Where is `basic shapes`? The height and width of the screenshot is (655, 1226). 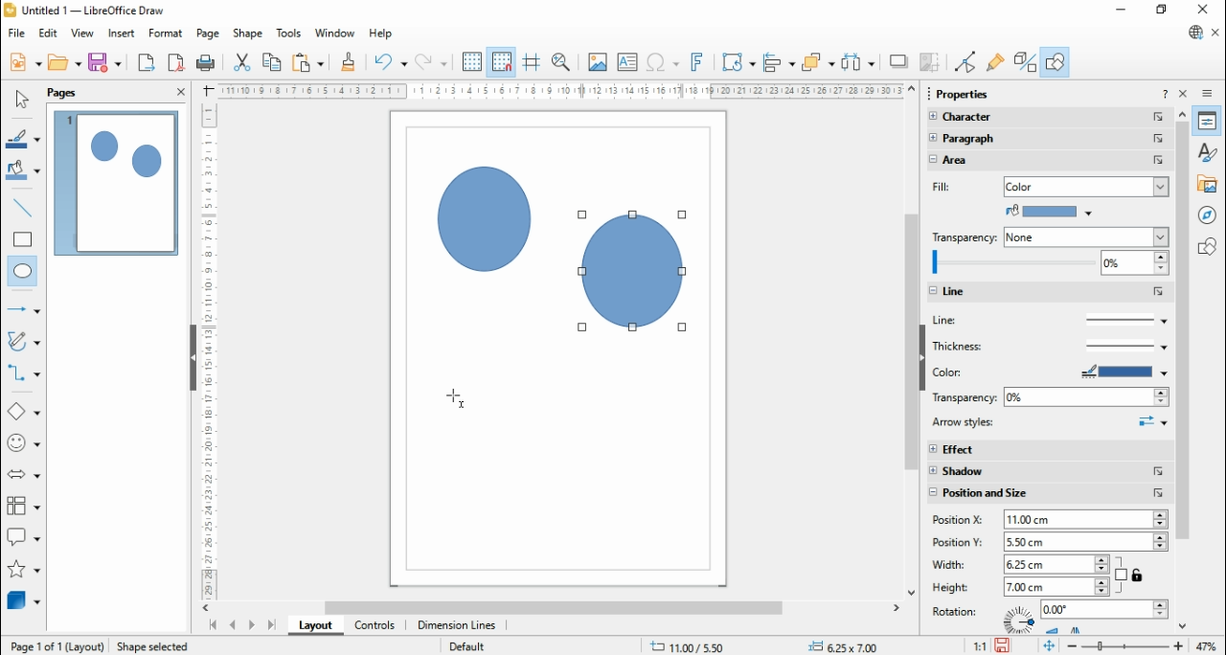 basic shapes is located at coordinates (24, 414).